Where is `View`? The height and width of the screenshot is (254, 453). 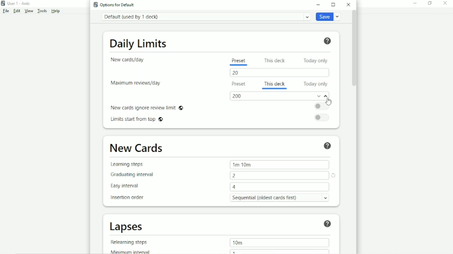 View is located at coordinates (29, 11).